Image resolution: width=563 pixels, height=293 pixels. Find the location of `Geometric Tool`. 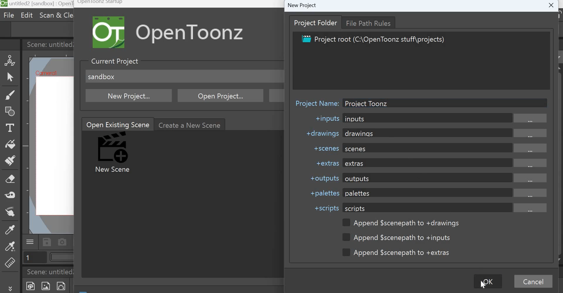

Geometric Tool is located at coordinates (11, 112).